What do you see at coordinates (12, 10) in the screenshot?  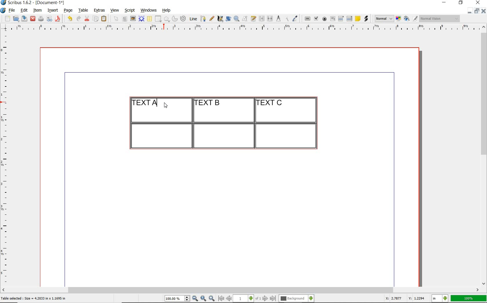 I see `file` at bounding box center [12, 10].